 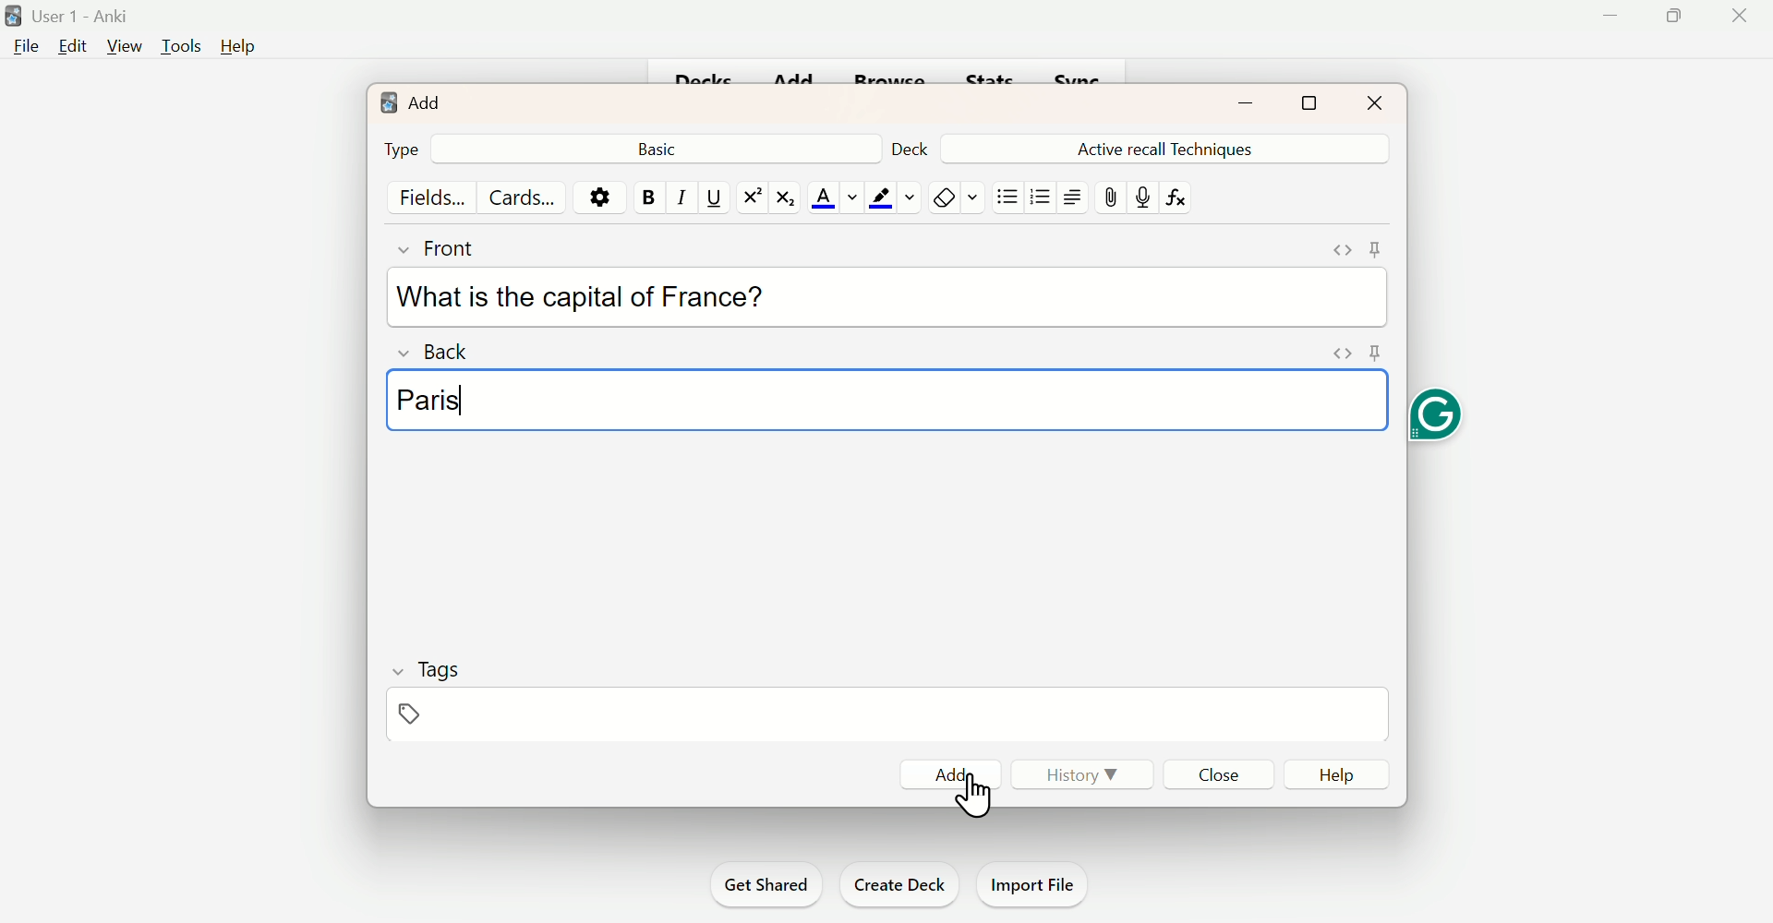 What do you see at coordinates (1188, 204) in the screenshot?
I see `fx` at bounding box center [1188, 204].